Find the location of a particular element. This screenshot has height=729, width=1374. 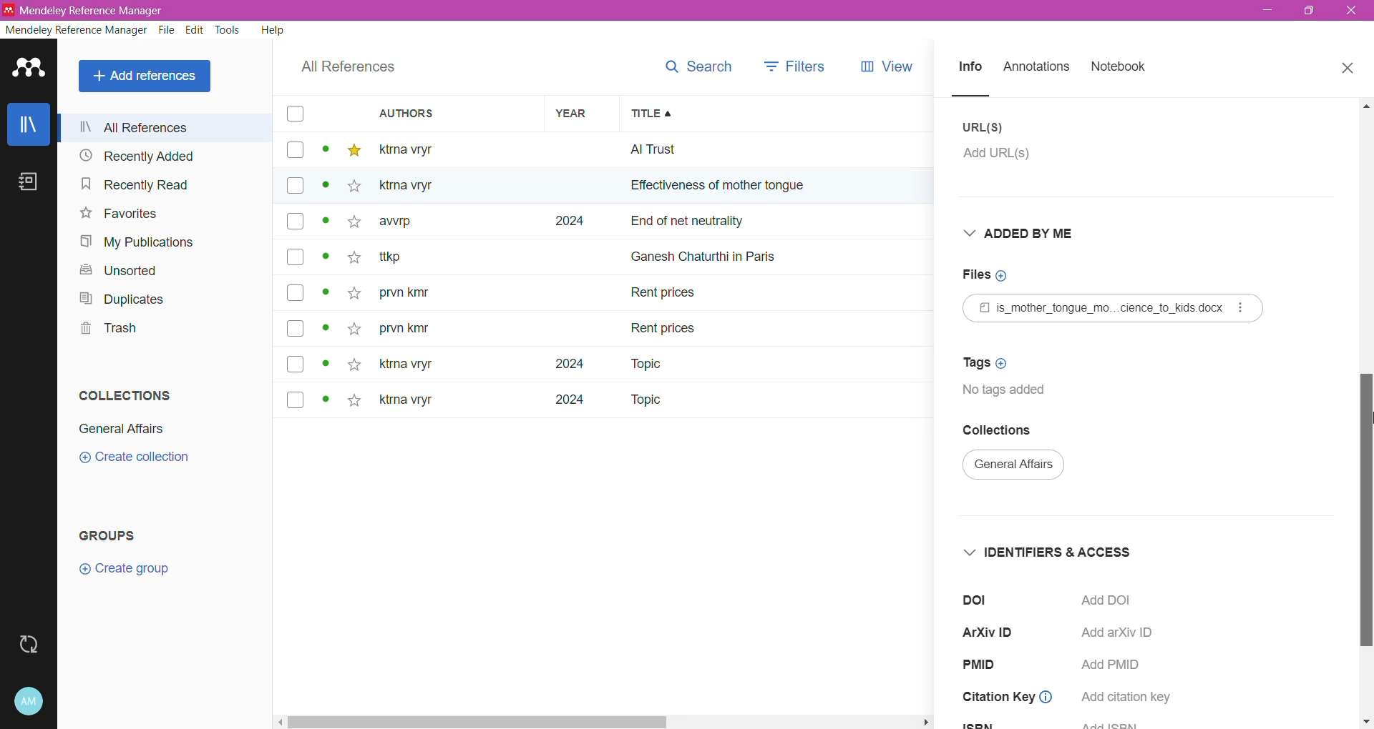

awrp is located at coordinates (406, 226).